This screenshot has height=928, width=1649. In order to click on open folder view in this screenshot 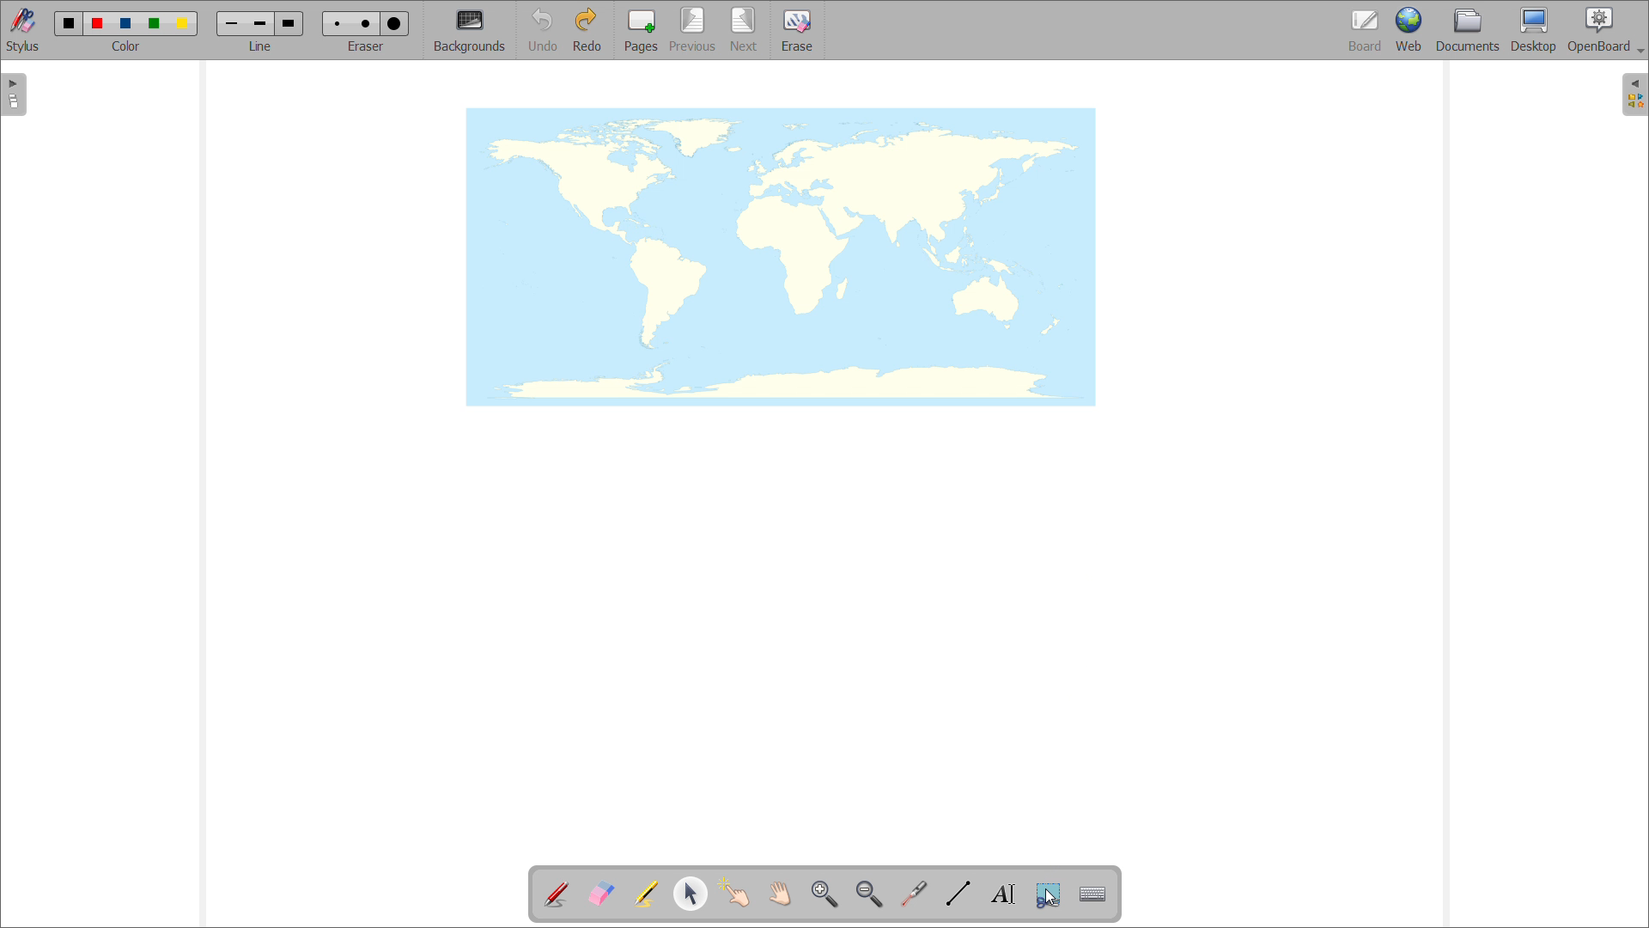, I will do `click(1635, 95)`.